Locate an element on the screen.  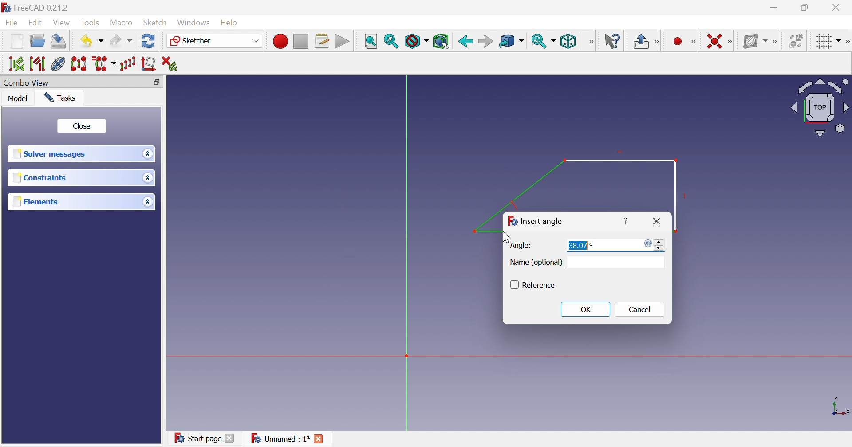
More is located at coordinates (847, 40).